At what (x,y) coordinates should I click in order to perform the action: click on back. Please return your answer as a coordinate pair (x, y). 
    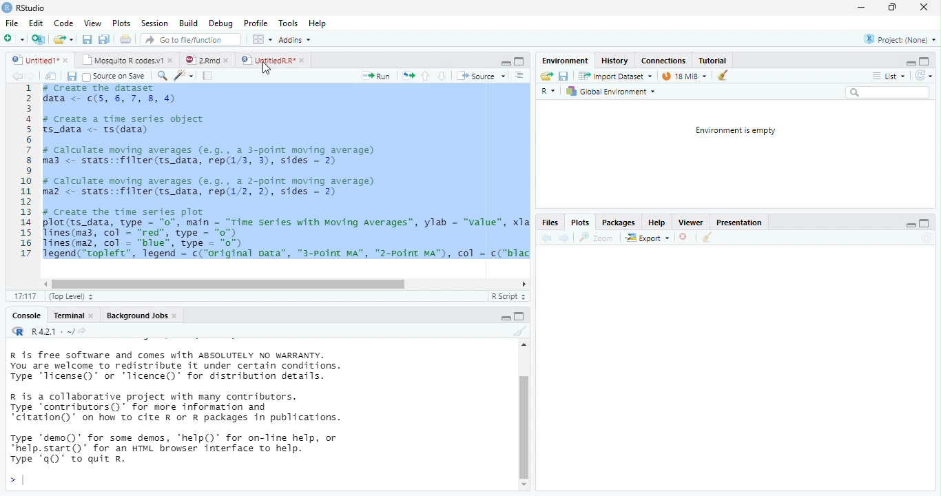
    Looking at the image, I should click on (545, 238).